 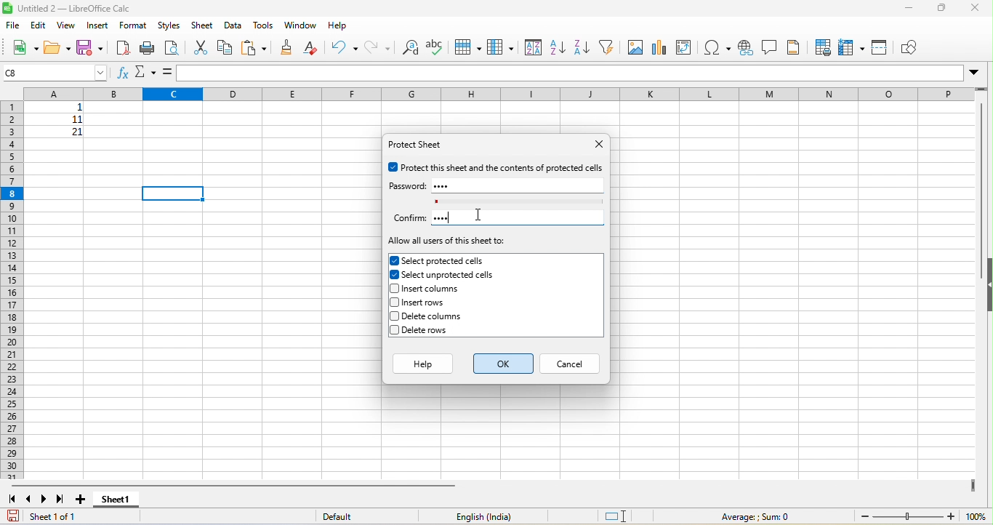 What do you see at coordinates (982, 91) in the screenshot?
I see `drag to view more rows` at bounding box center [982, 91].